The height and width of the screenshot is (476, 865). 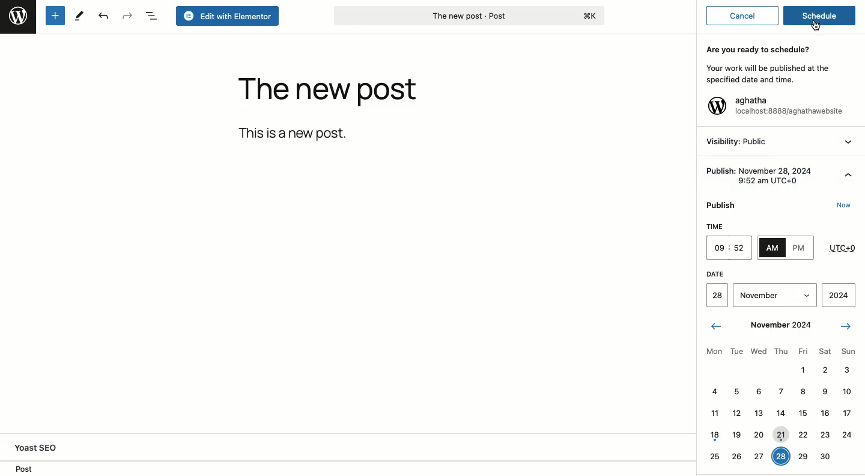 What do you see at coordinates (758, 412) in the screenshot?
I see `13` at bounding box center [758, 412].